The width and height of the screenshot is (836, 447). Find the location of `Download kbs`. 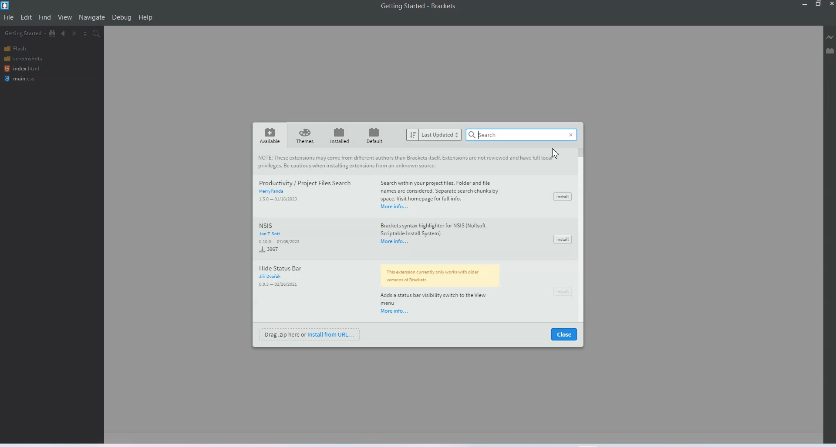

Download kbs is located at coordinates (277, 200).